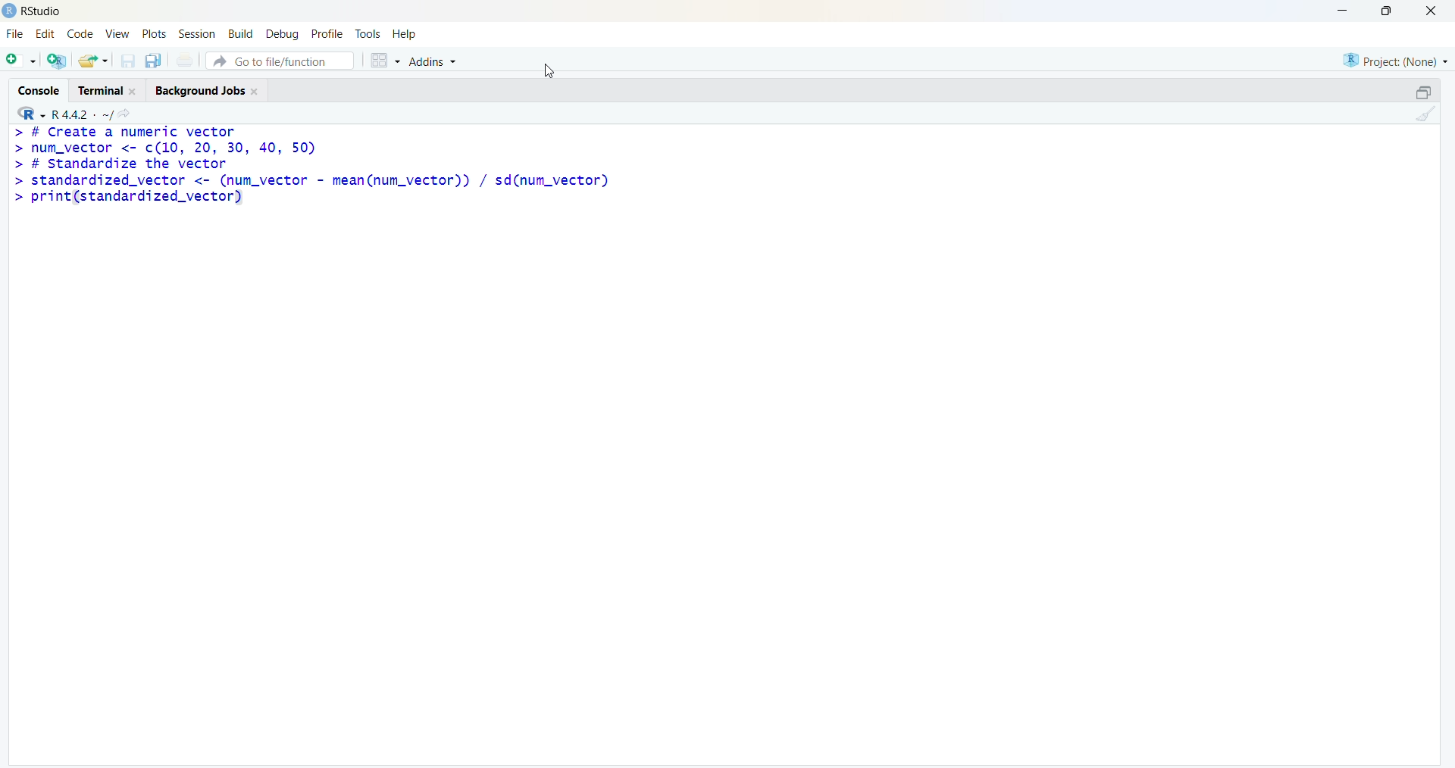  Describe the element at coordinates (1425, 92) in the screenshot. I see `open in separate window` at that location.